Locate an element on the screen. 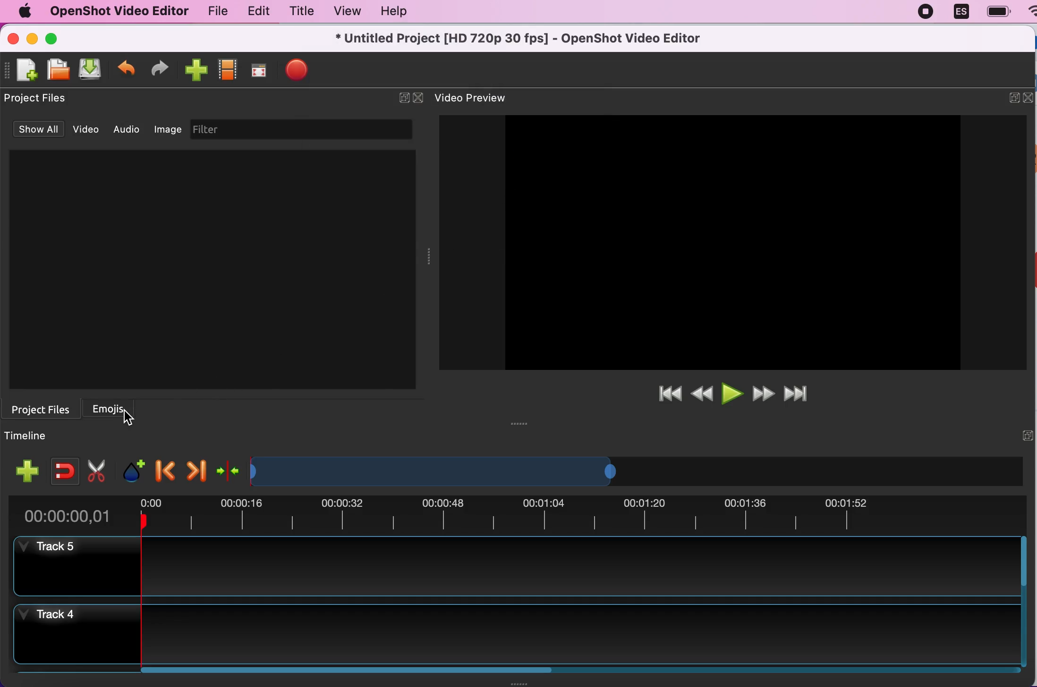 Image resolution: width=1037 pixels, height=687 pixels. new file is located at coordinates (22, 74).